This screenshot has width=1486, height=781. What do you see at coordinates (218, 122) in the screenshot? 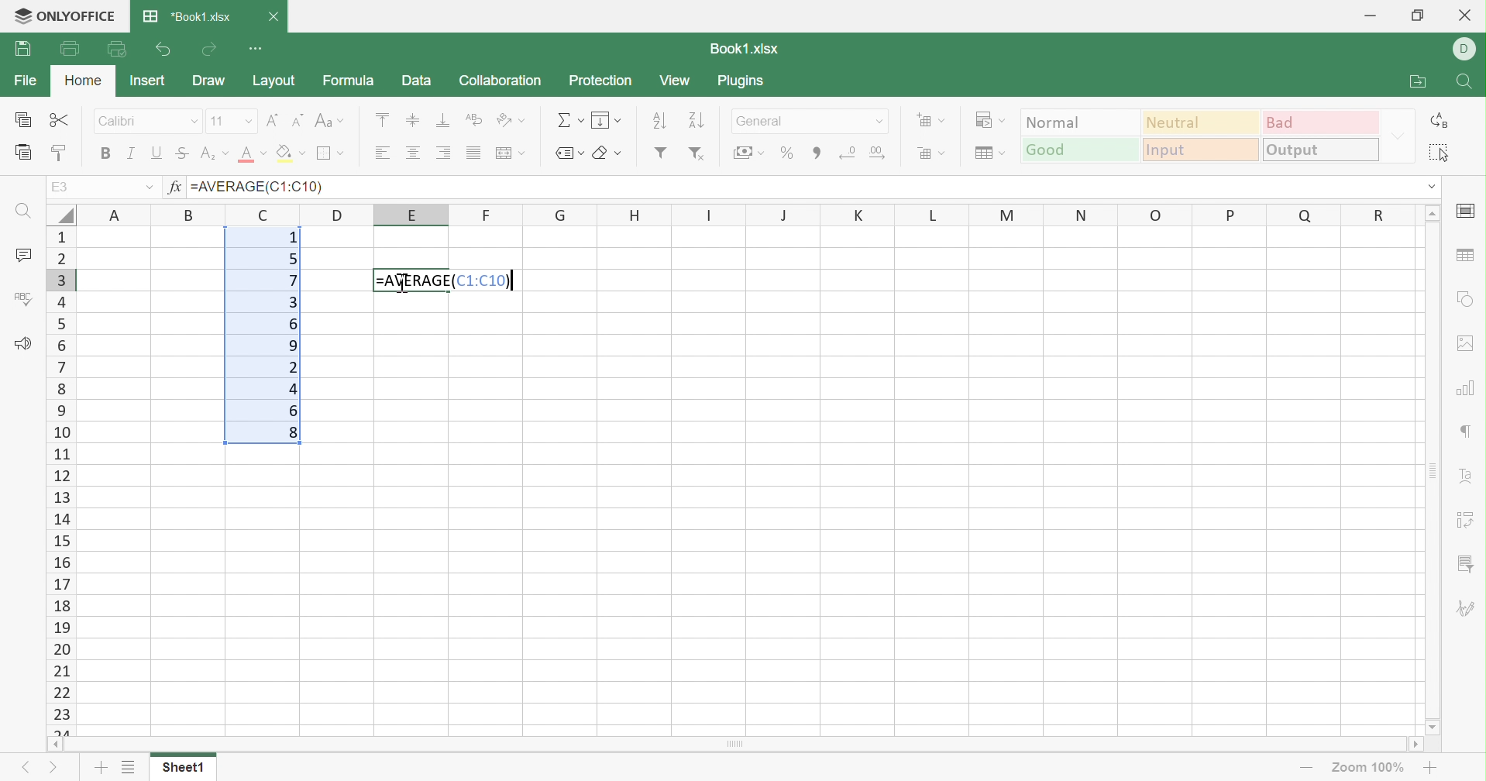
I see `11` at bounding box center [218, 122].